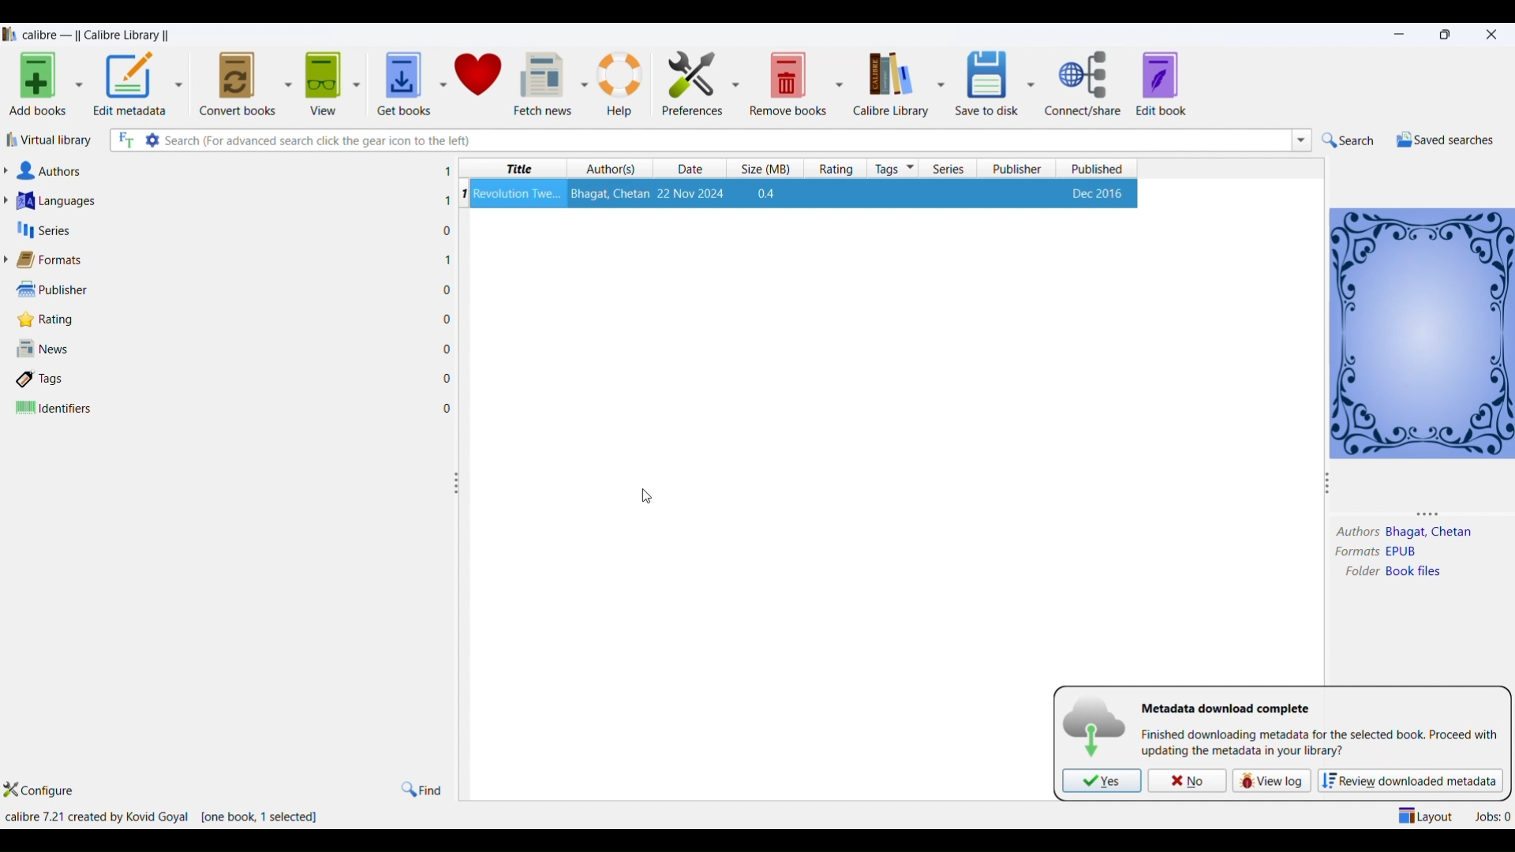 The height and width of the screenshot is (852, 1515). Describe the element at coordinates (1268, 779) in the screenshot. I see `view log` at that location.